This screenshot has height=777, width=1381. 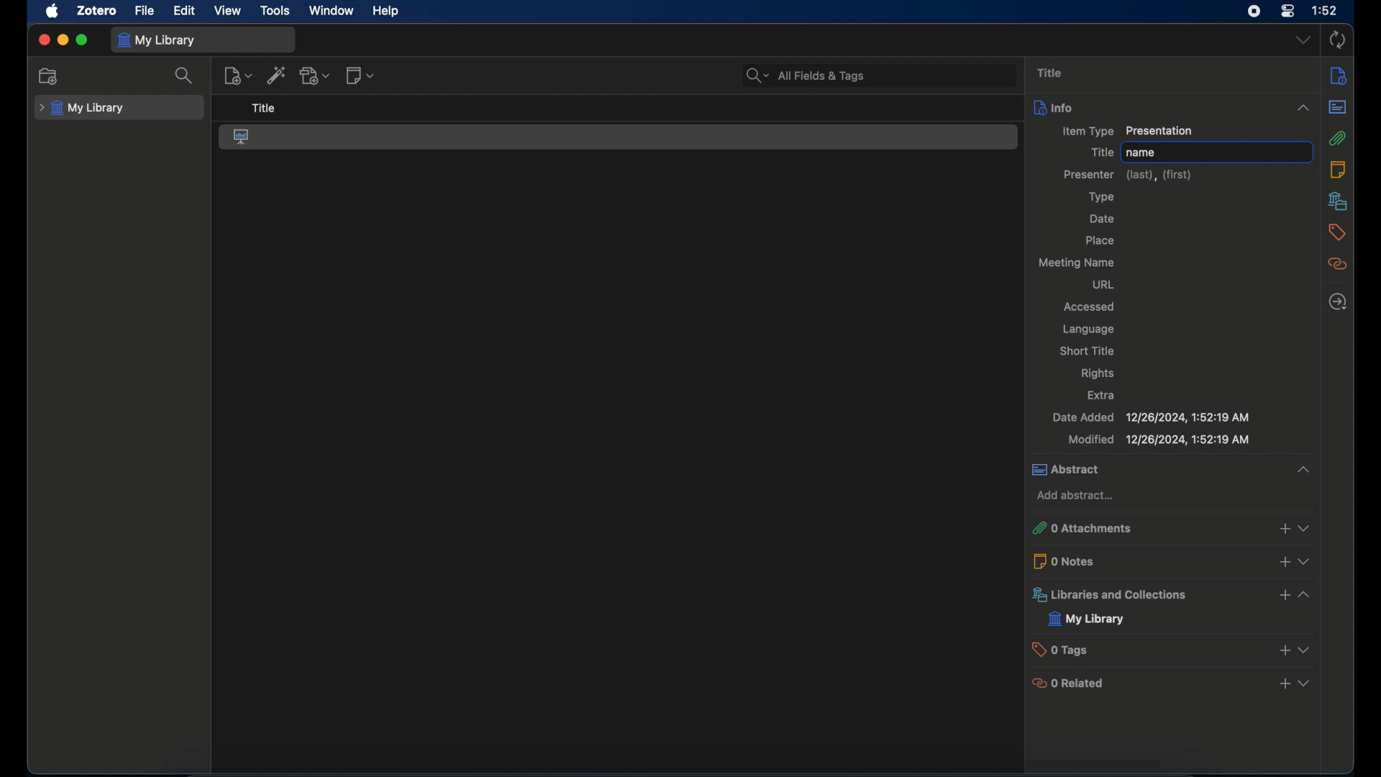 I want to click on extra, so click(x=1102, y=395).